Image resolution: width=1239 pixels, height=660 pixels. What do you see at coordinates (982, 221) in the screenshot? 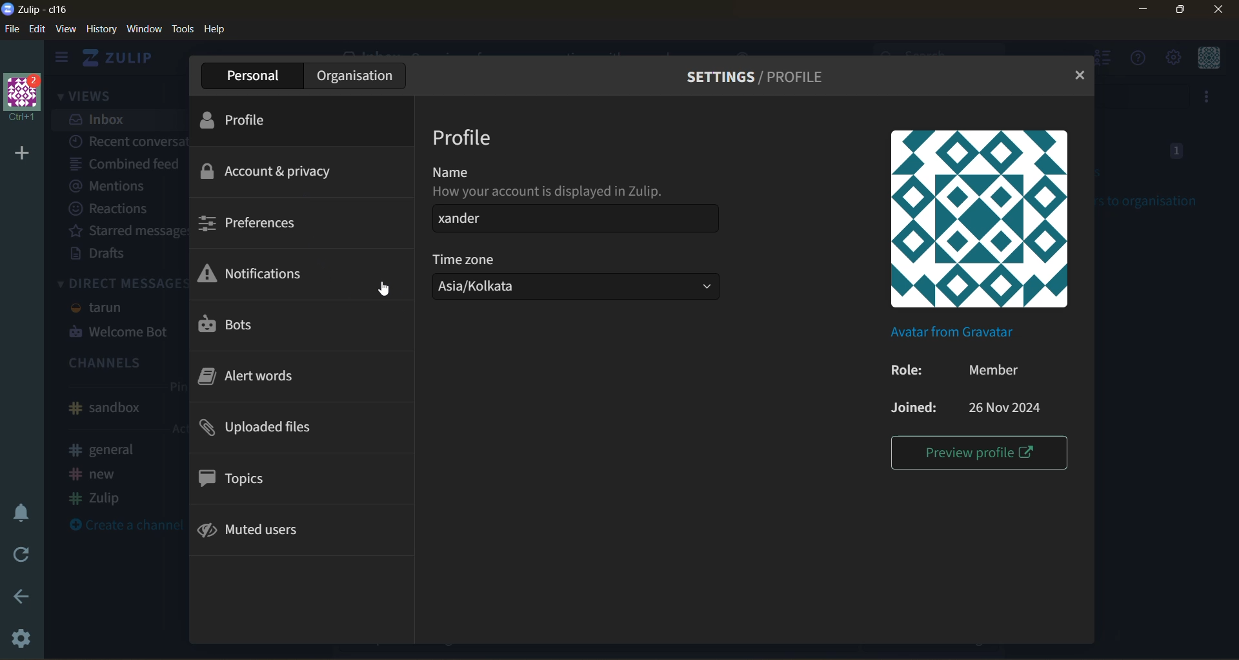
I see `profile picture` at bounding box center [982, 221].